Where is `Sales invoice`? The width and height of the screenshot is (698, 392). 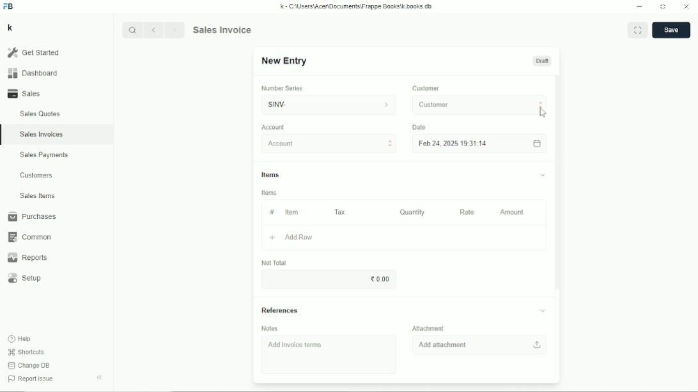
Sales invoice is located at coordinates (222, 29).